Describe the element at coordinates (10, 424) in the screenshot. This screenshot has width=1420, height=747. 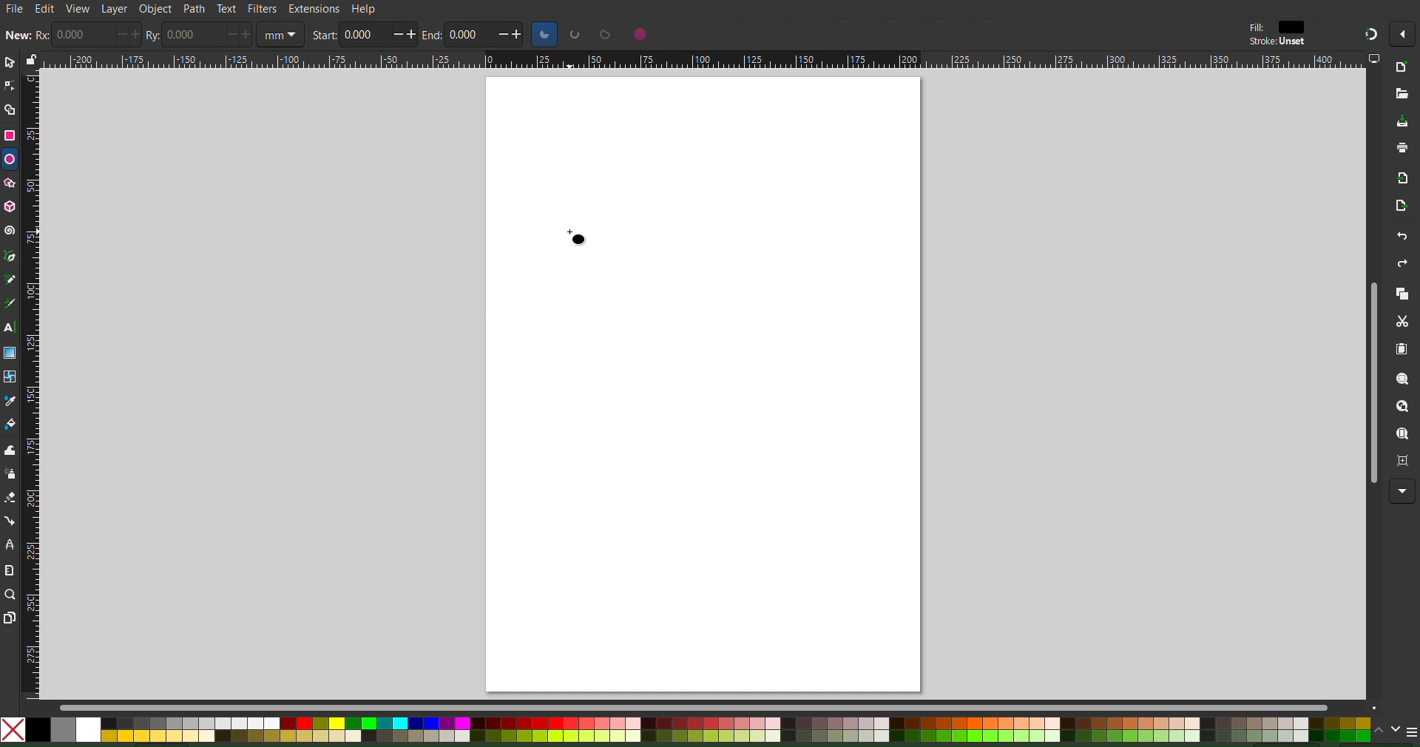
I see `Color Fill` at that location.